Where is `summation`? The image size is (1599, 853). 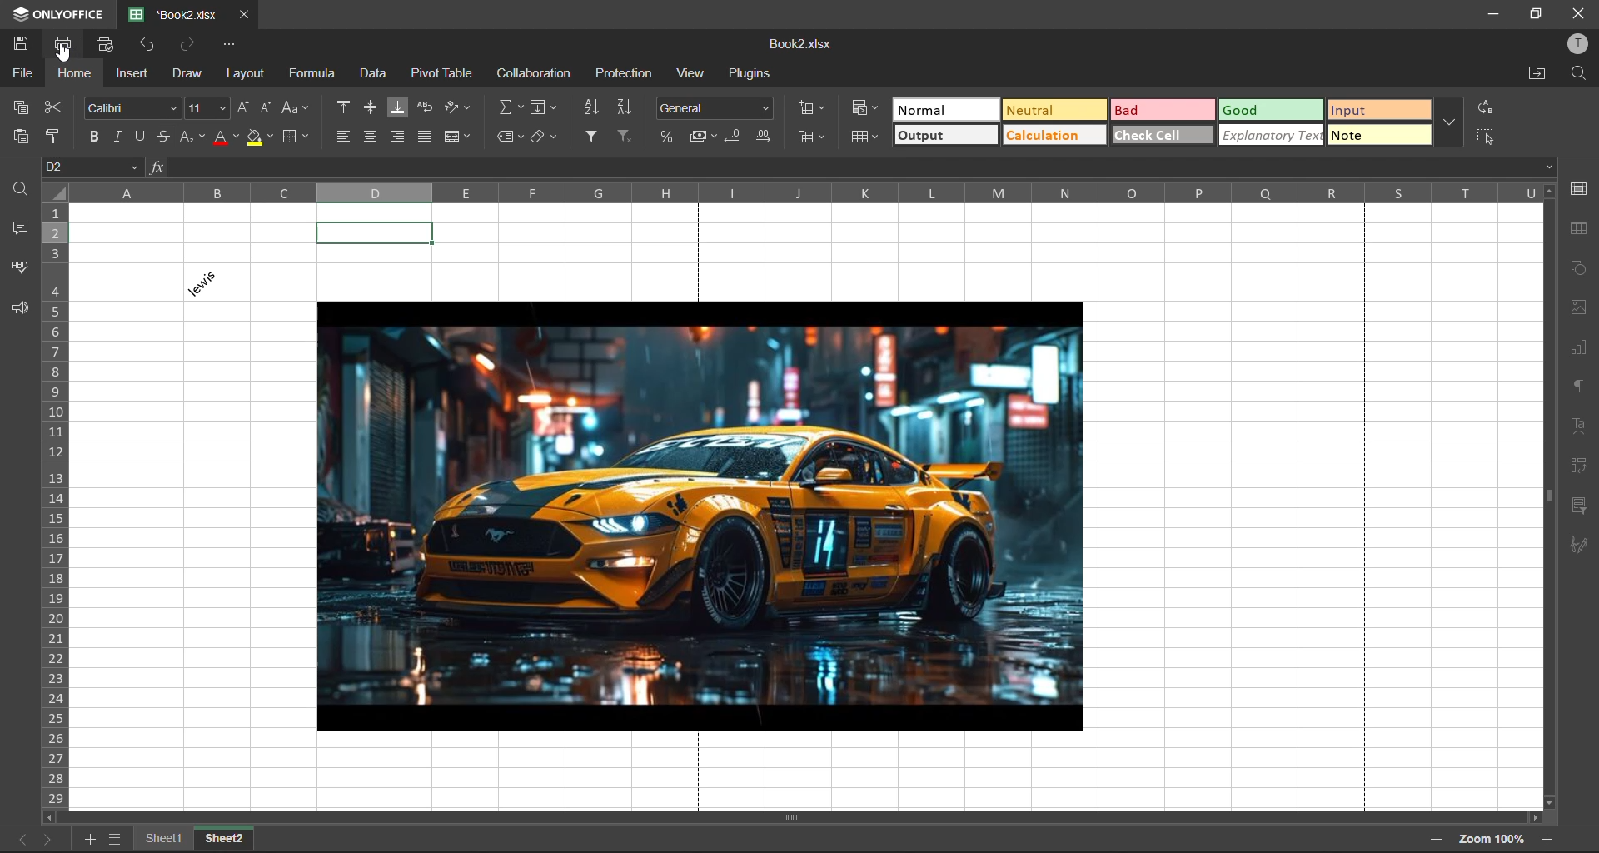 summation is located at coordinates (509, 108).